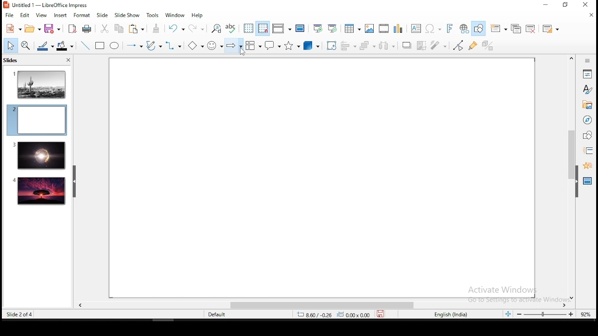  What do you see at coordinates (261, 29) in the screenshot?
I see `snap to grid` at bounding box center [261, 29].